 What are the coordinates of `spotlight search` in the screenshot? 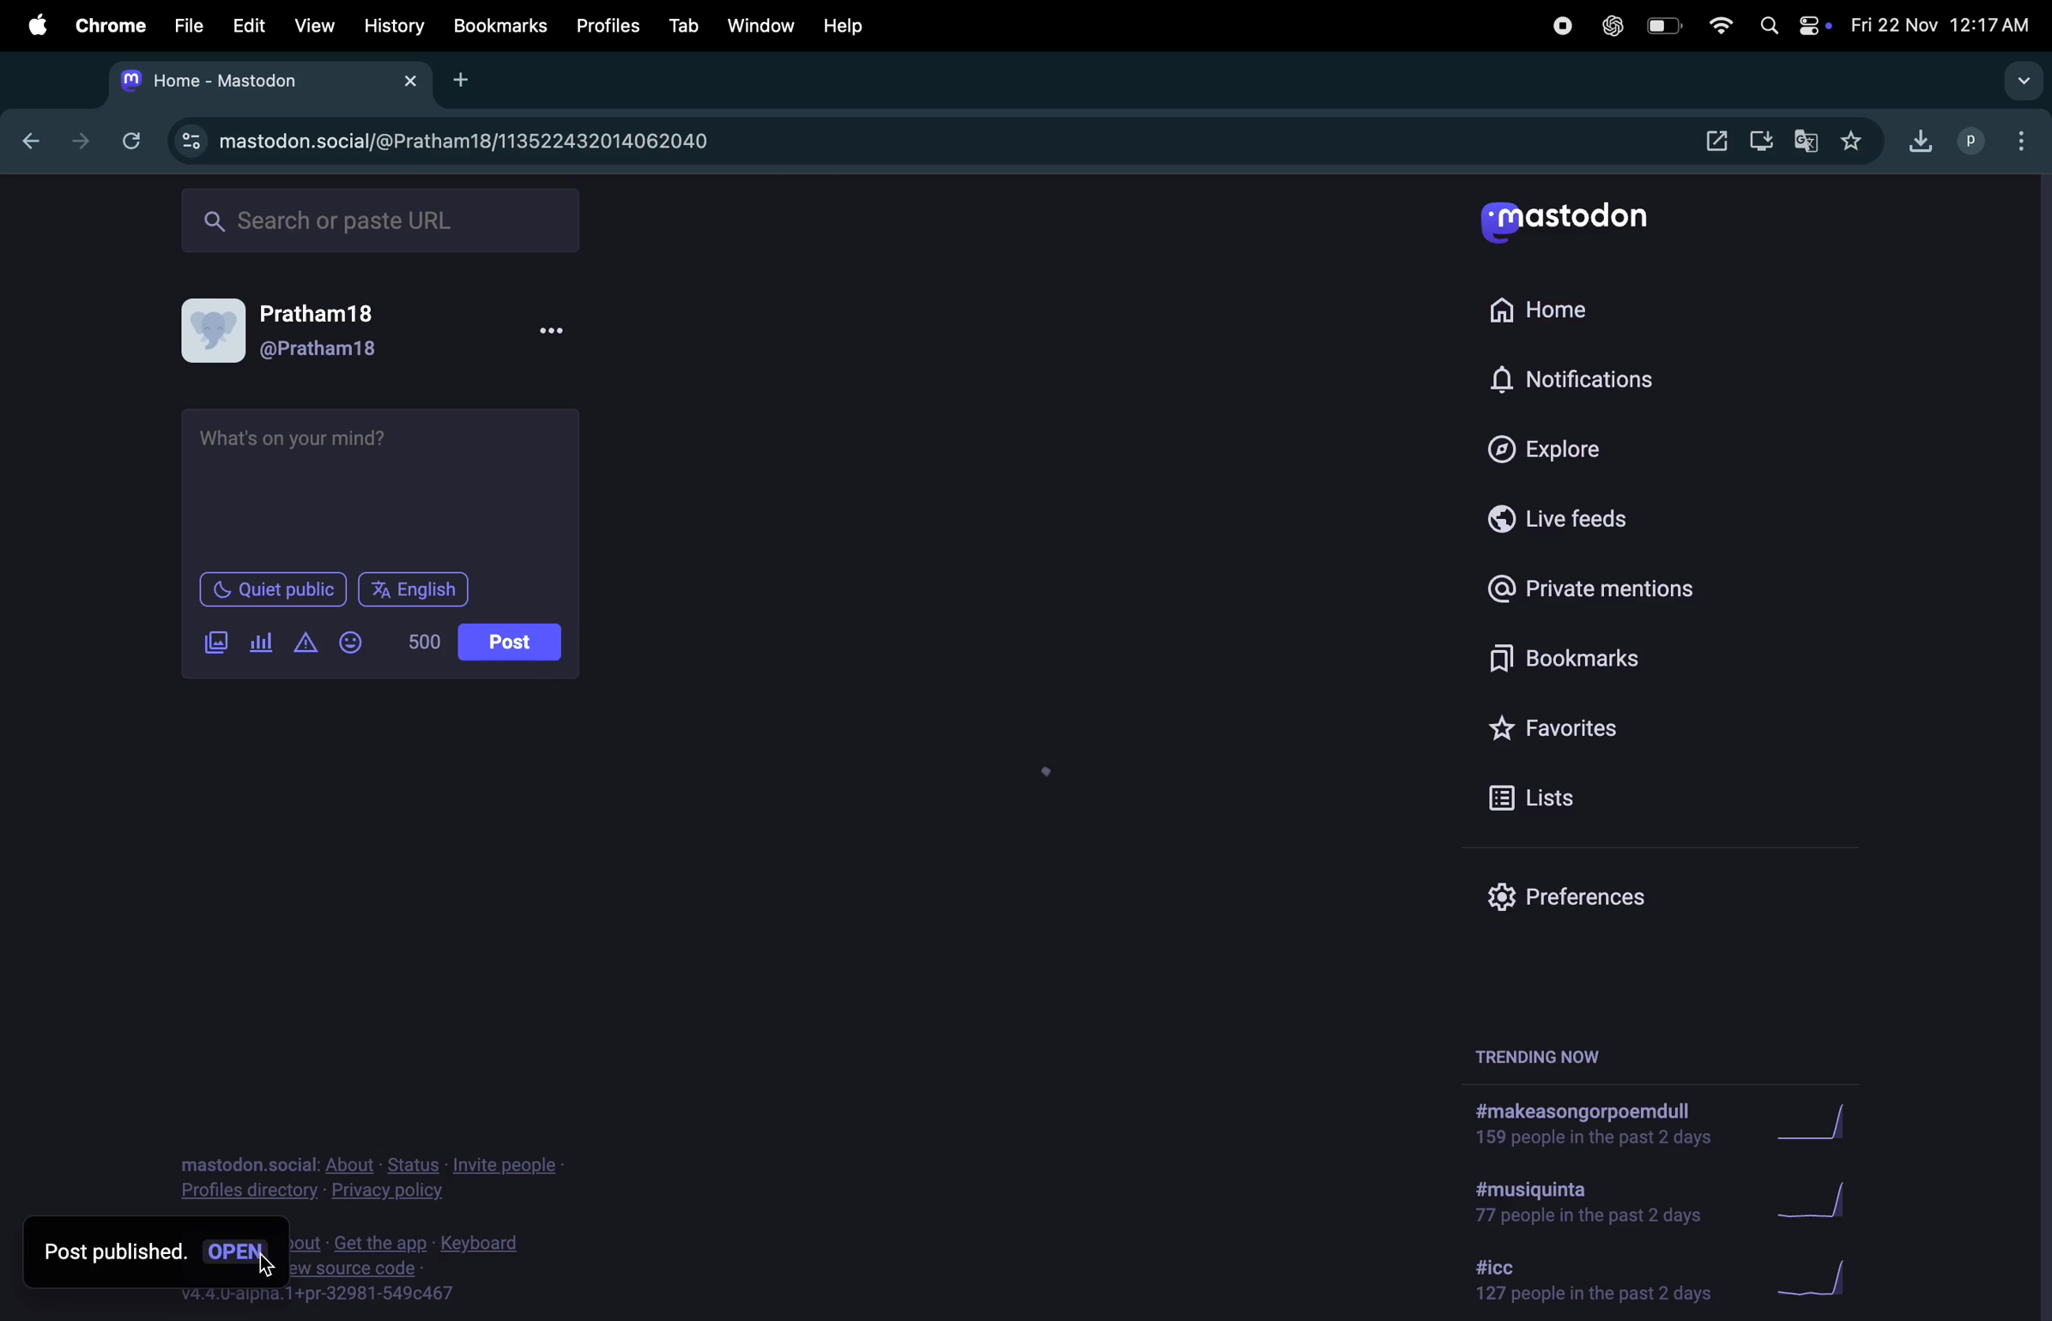 It's located at (1768, 28).